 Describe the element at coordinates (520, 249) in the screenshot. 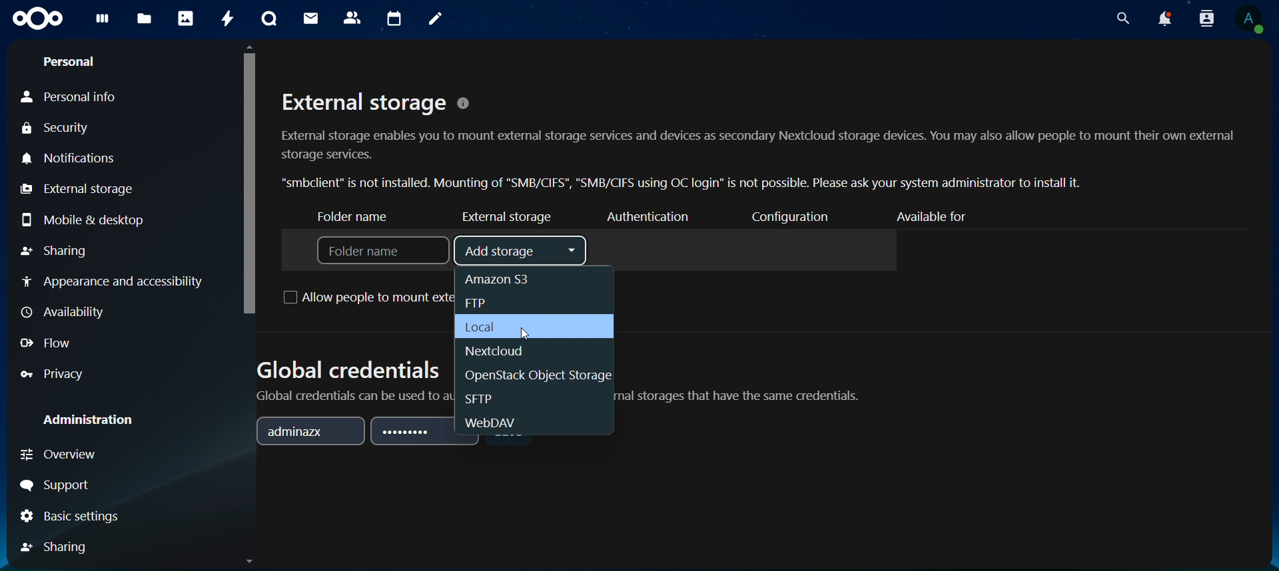

I see `add storage` at that location.